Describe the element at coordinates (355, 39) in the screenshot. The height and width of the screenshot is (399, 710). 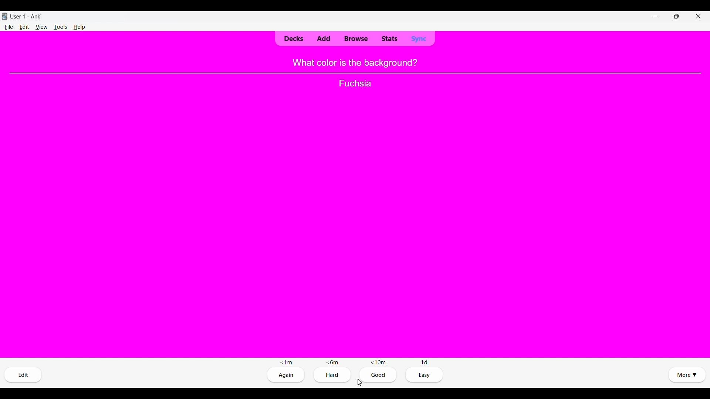
I see `Browse` at that location.